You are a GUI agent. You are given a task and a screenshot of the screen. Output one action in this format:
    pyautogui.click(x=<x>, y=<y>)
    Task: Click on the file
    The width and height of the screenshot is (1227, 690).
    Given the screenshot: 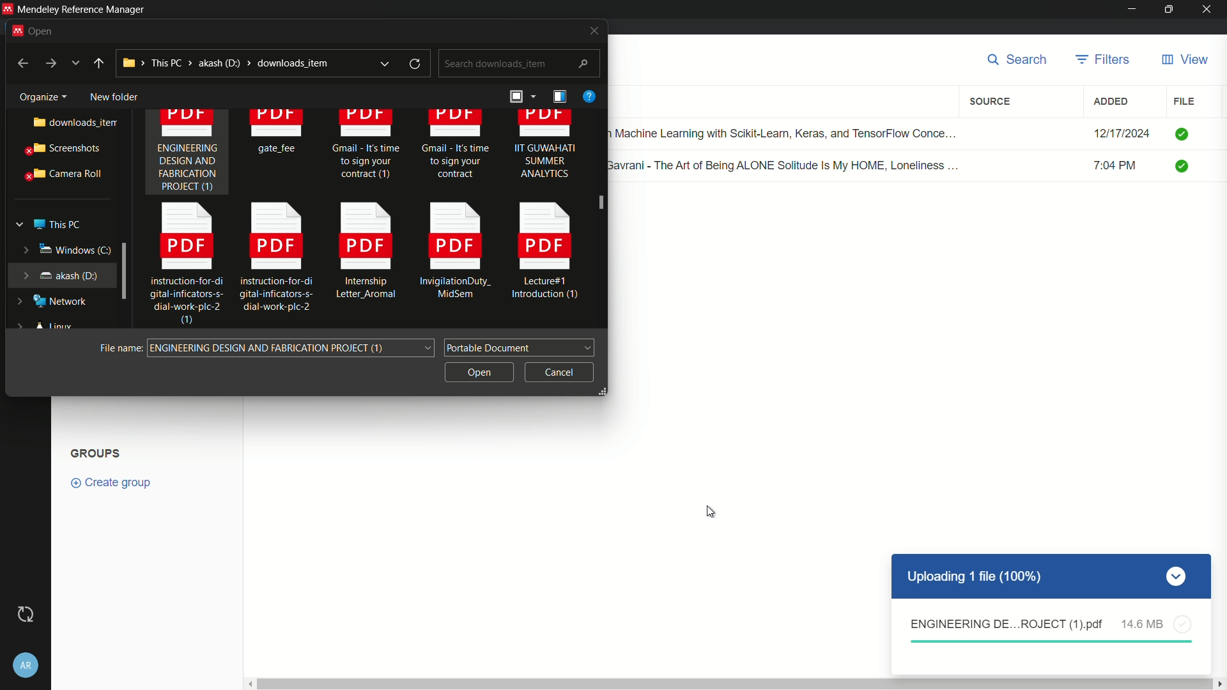 What is the action you would take?
    pyautogui.click(x=1184, y=101)
    